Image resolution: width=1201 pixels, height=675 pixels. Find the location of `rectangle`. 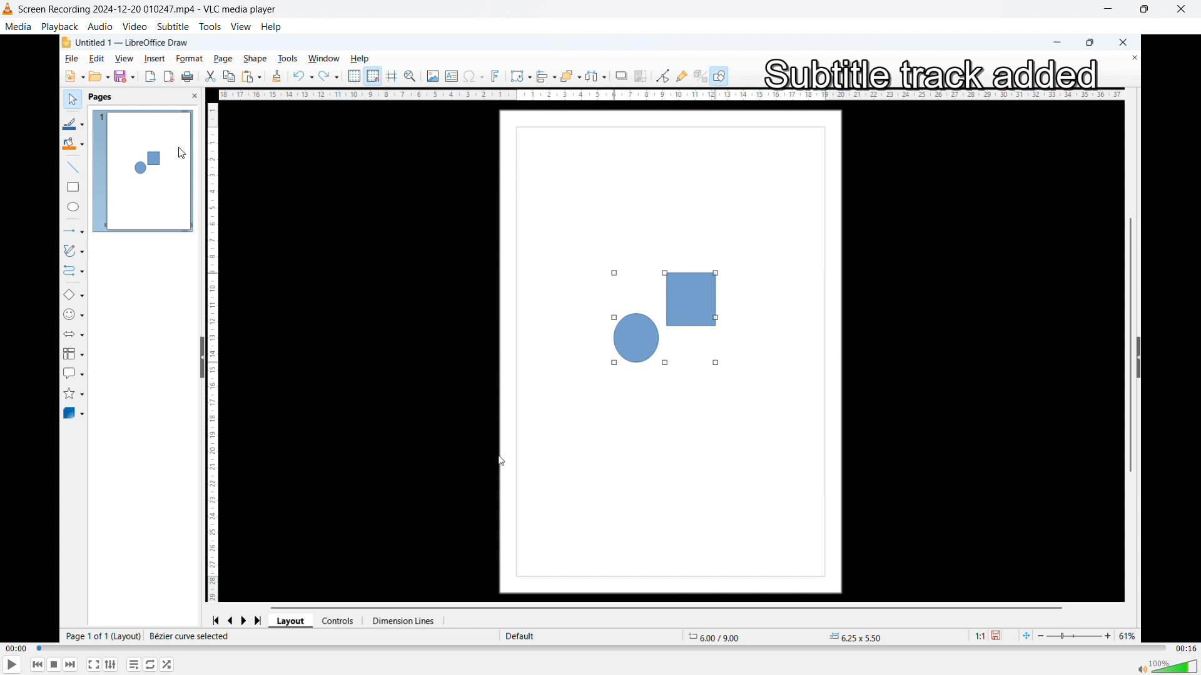

rectangle is located at coordinates (70, 189).